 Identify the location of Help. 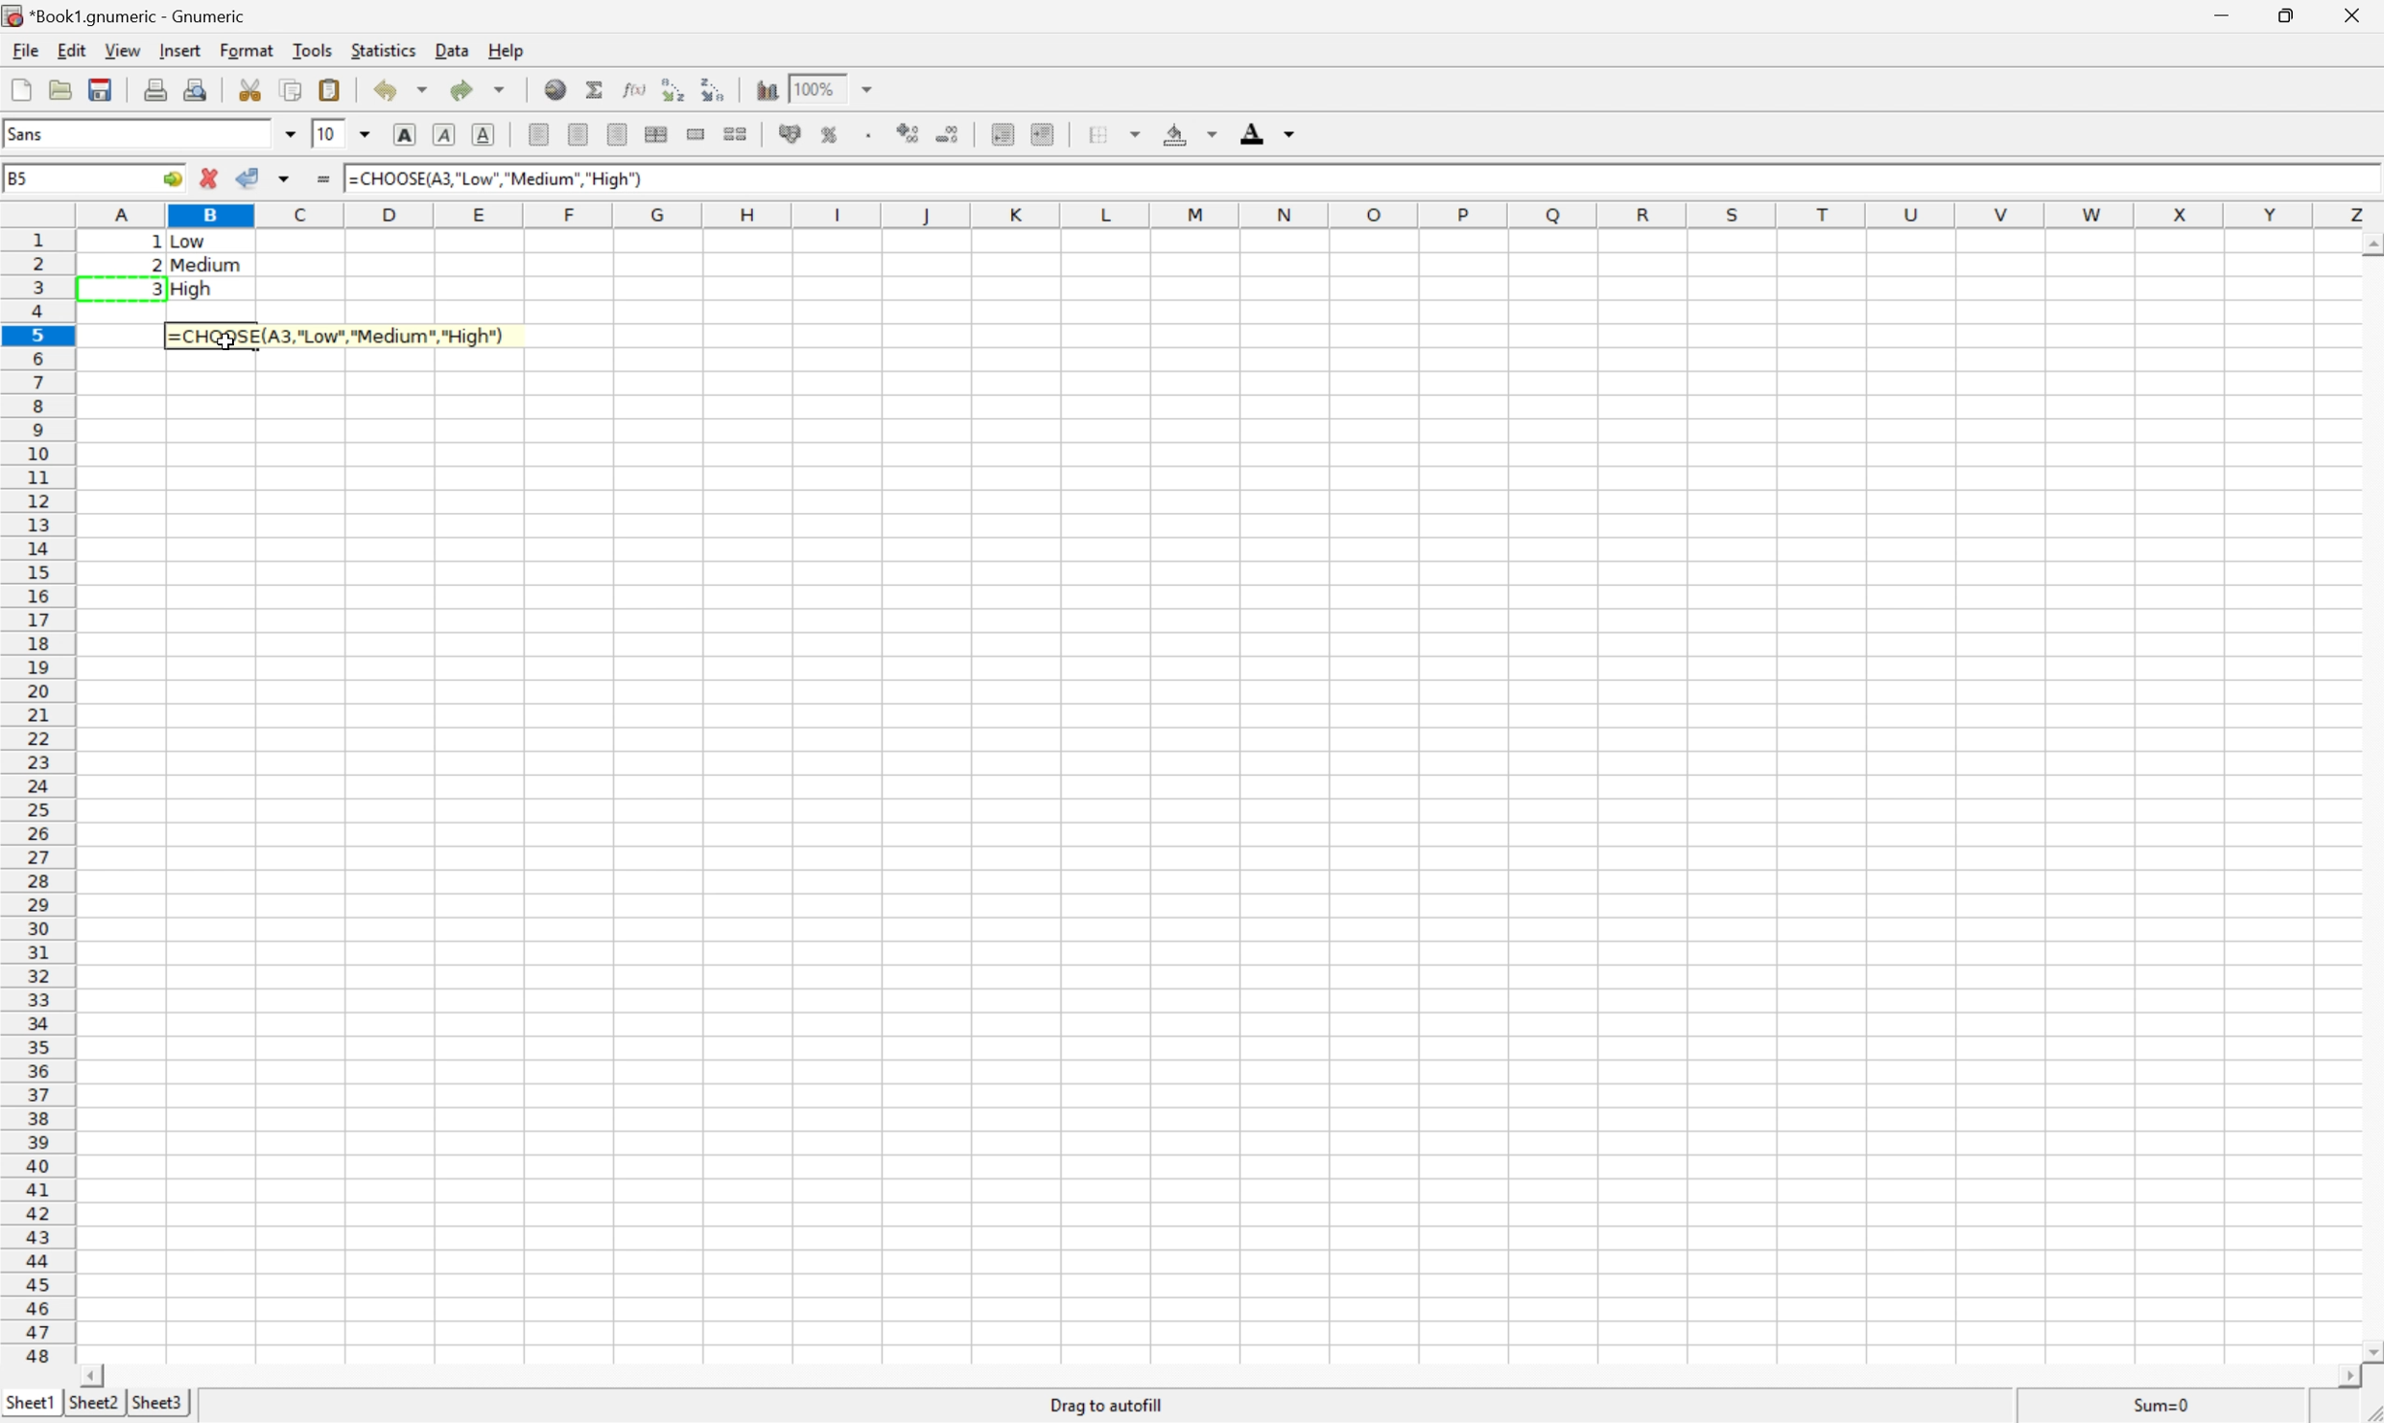
(506, 53).